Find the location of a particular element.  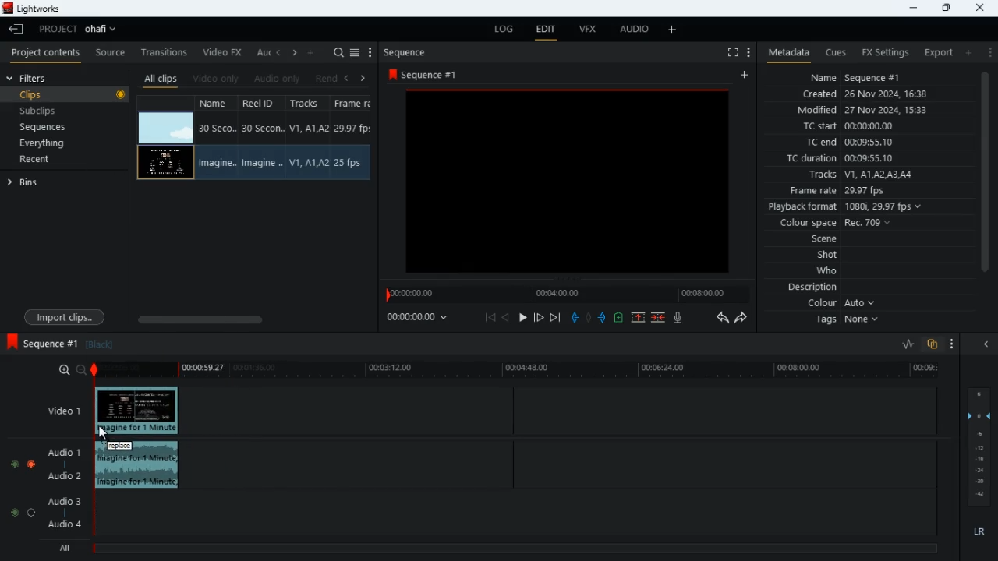

search is located at coordinates (338, 52).